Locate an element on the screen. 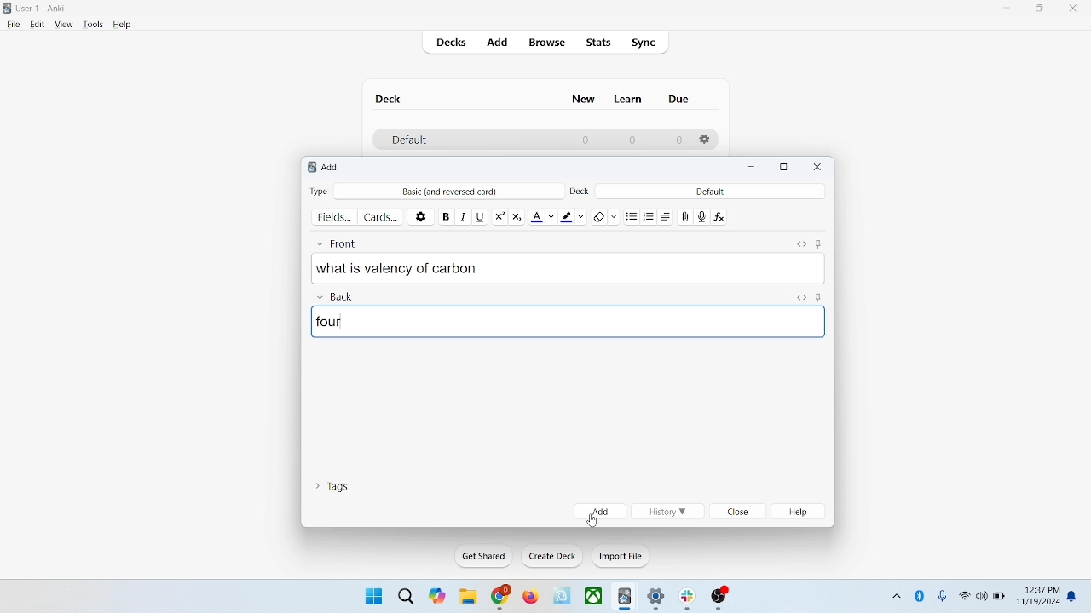 The width and height of the screenshot is (1091, 613). edit is located at coordinates (38, 24).